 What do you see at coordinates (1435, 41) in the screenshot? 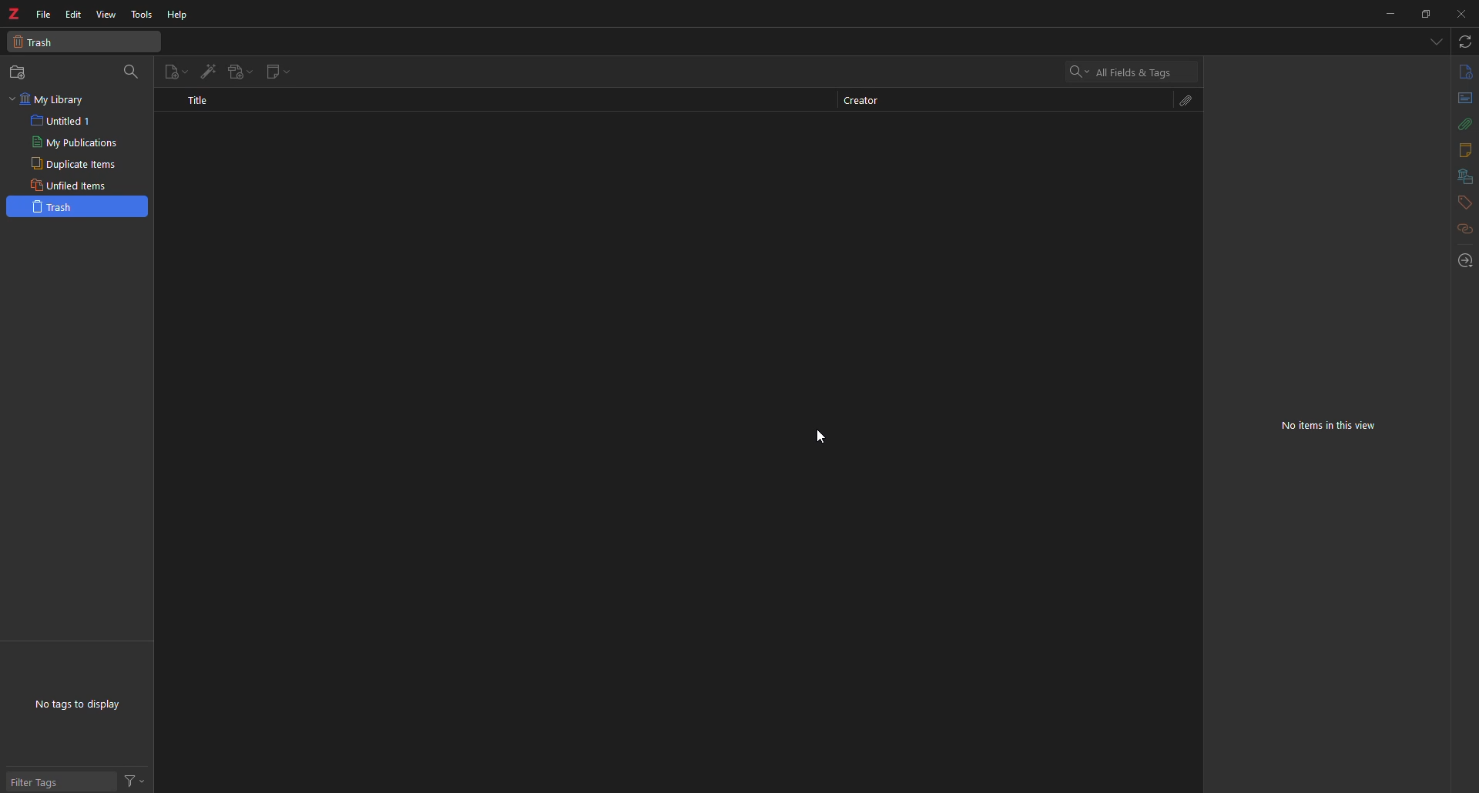
I see `tabs` at bounding box center [1435, 41].